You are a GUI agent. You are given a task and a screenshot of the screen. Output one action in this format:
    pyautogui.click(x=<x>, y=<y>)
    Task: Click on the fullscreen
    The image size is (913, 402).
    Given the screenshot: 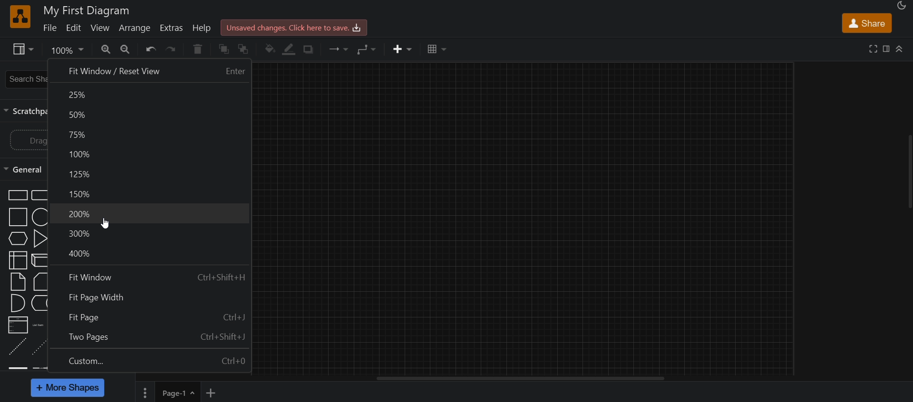 What is the action you would take?
    pyautogui.click(x=871, y=48)
    